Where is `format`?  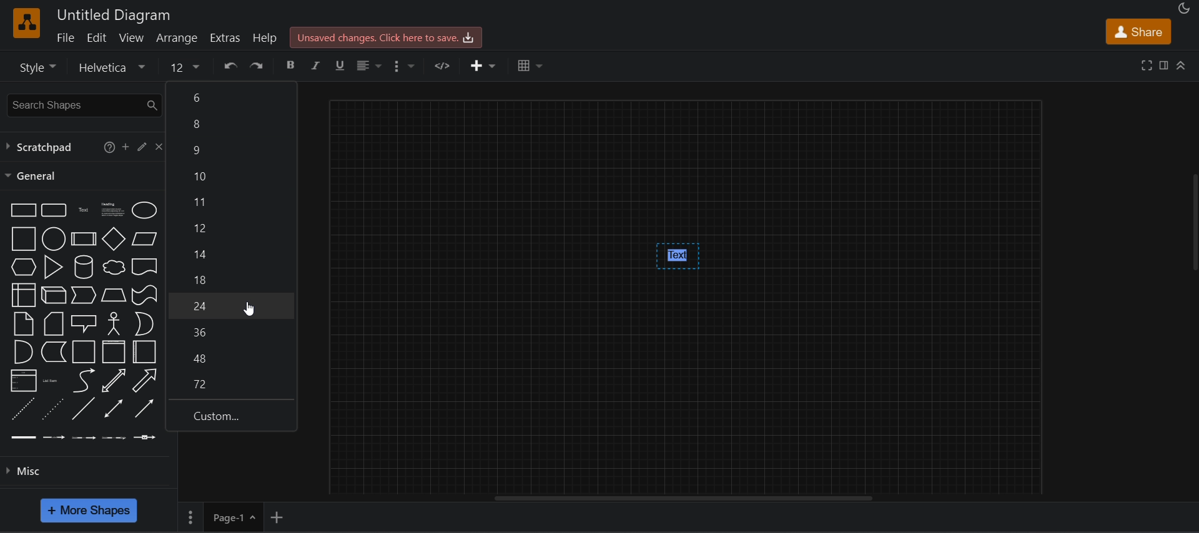
format is located at coordinates (408, 66).